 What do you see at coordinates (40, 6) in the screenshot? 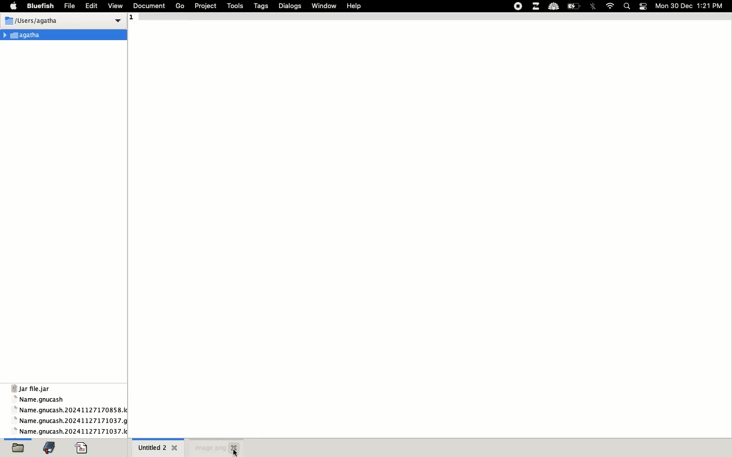
I see `bluefish` at bounding box center [40, 6].